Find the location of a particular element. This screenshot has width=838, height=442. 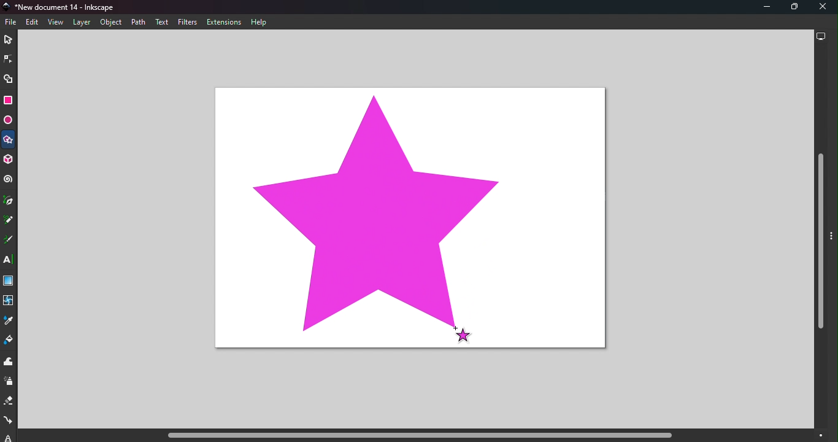

Eraser tool is located at coordinates (8, 403).